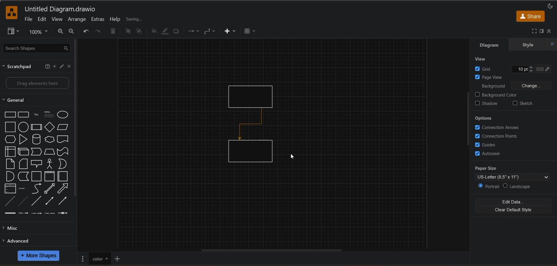  I want to click on Arrow, so click(65, 201).